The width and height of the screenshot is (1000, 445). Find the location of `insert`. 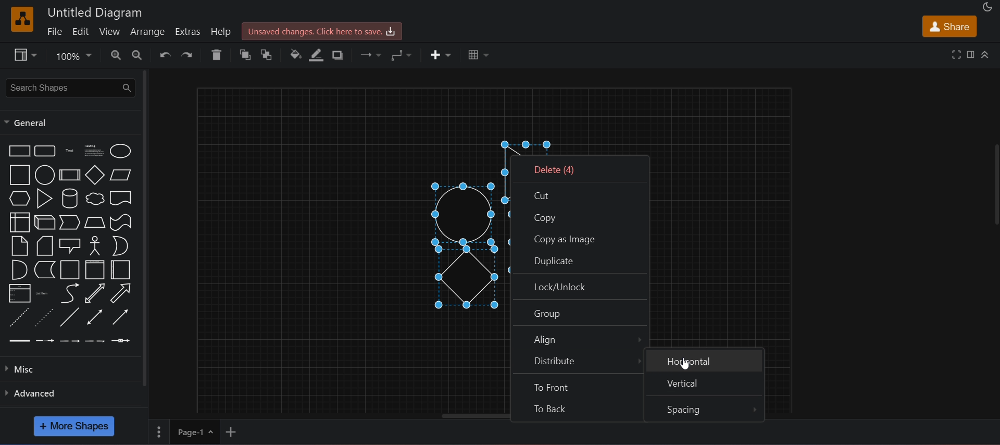

insert is located at coordinates (440, 54).